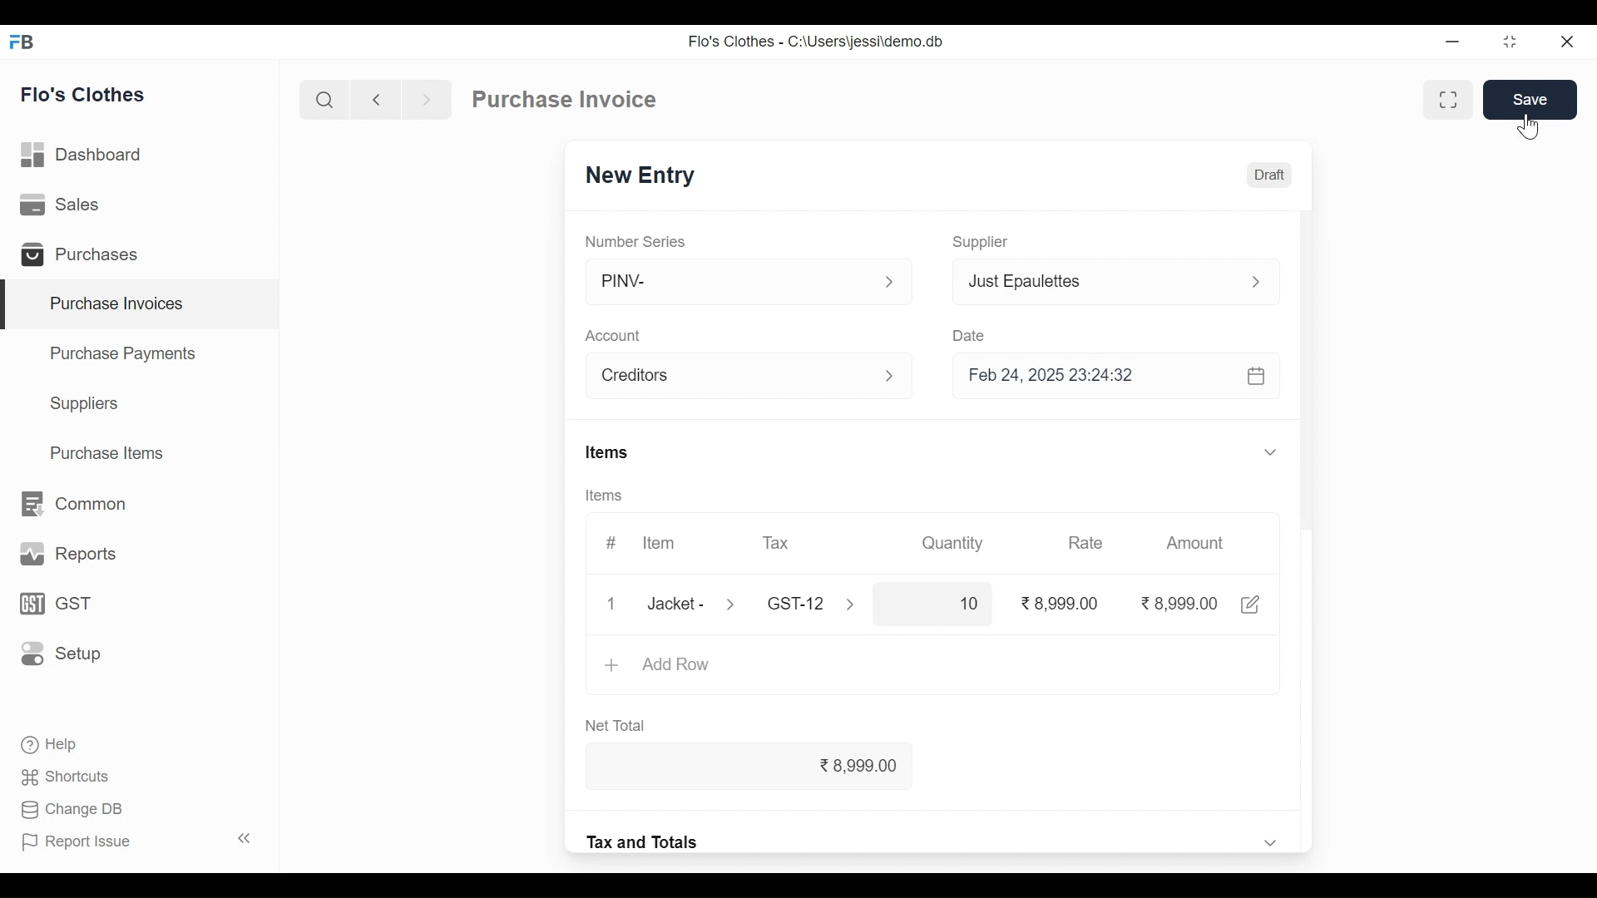 The height and width of the screenshot is (898, 1597). I want to click on Purchase Payments, so click(121, 353).